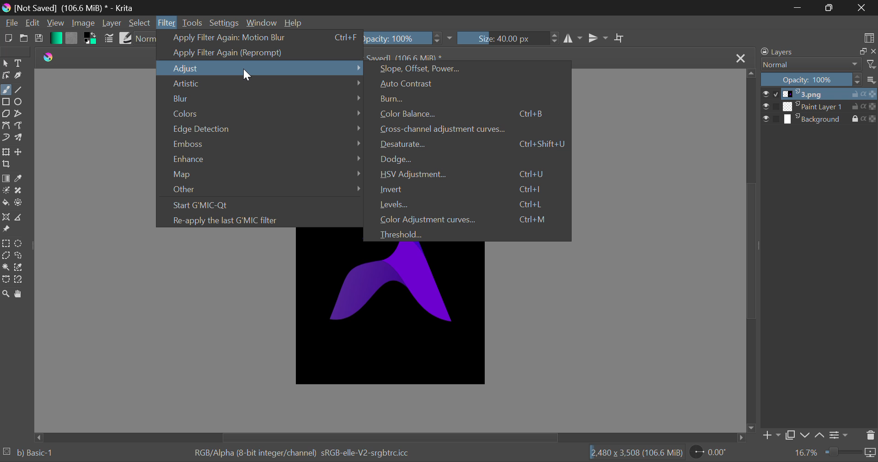  I want to click on Bezier Curve Selection, so click(6, 279).